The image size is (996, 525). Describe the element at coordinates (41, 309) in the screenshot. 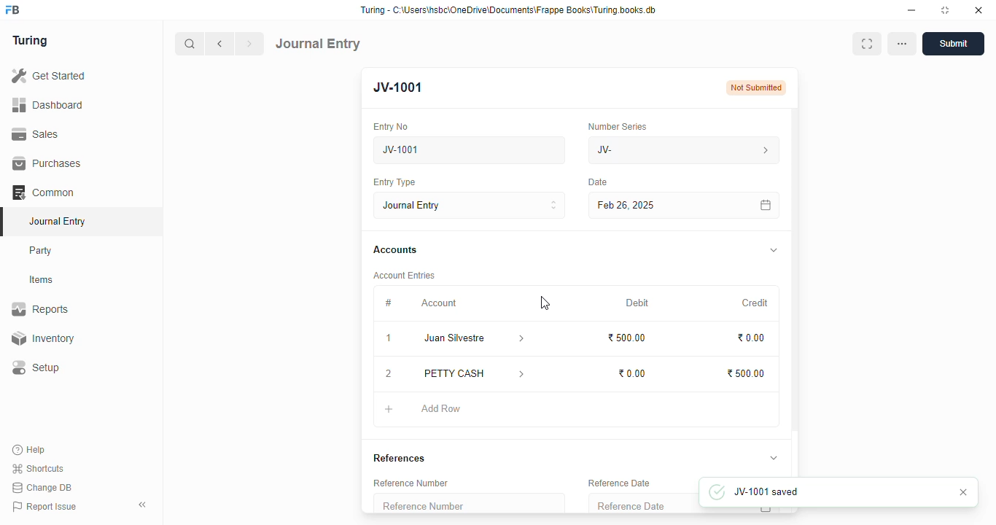

I see `reports` at that location.